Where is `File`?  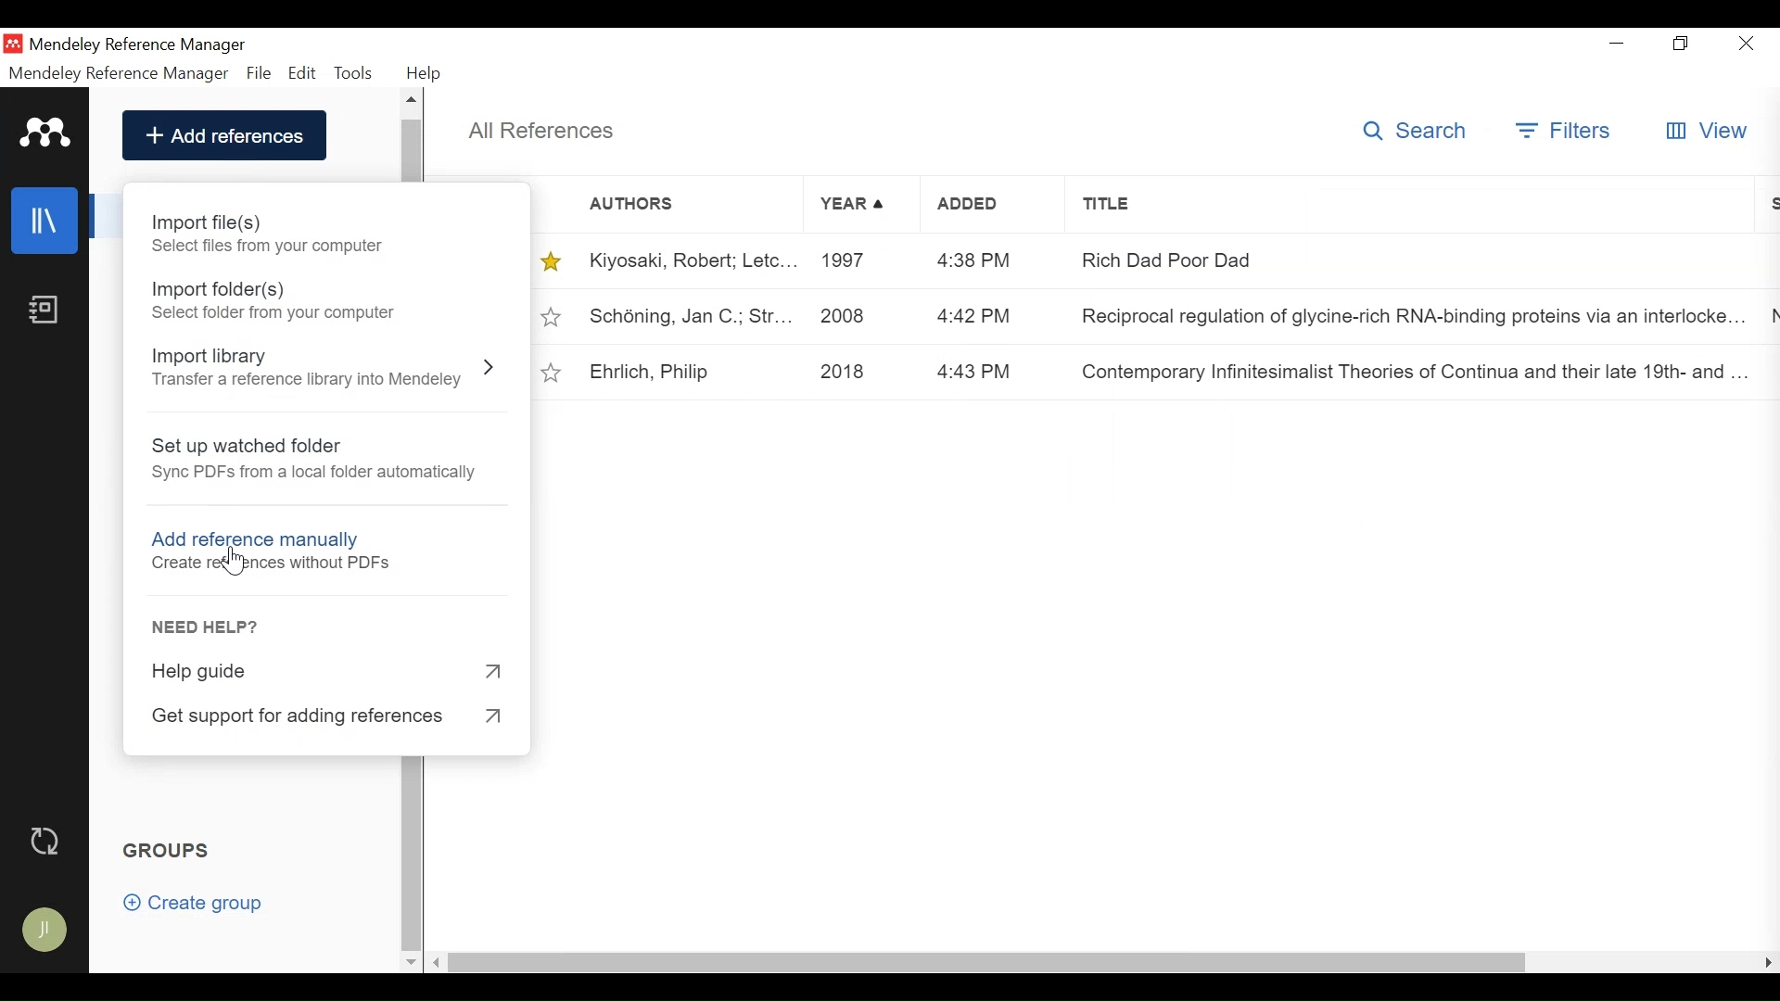 File is located at coordinates (260, 73).